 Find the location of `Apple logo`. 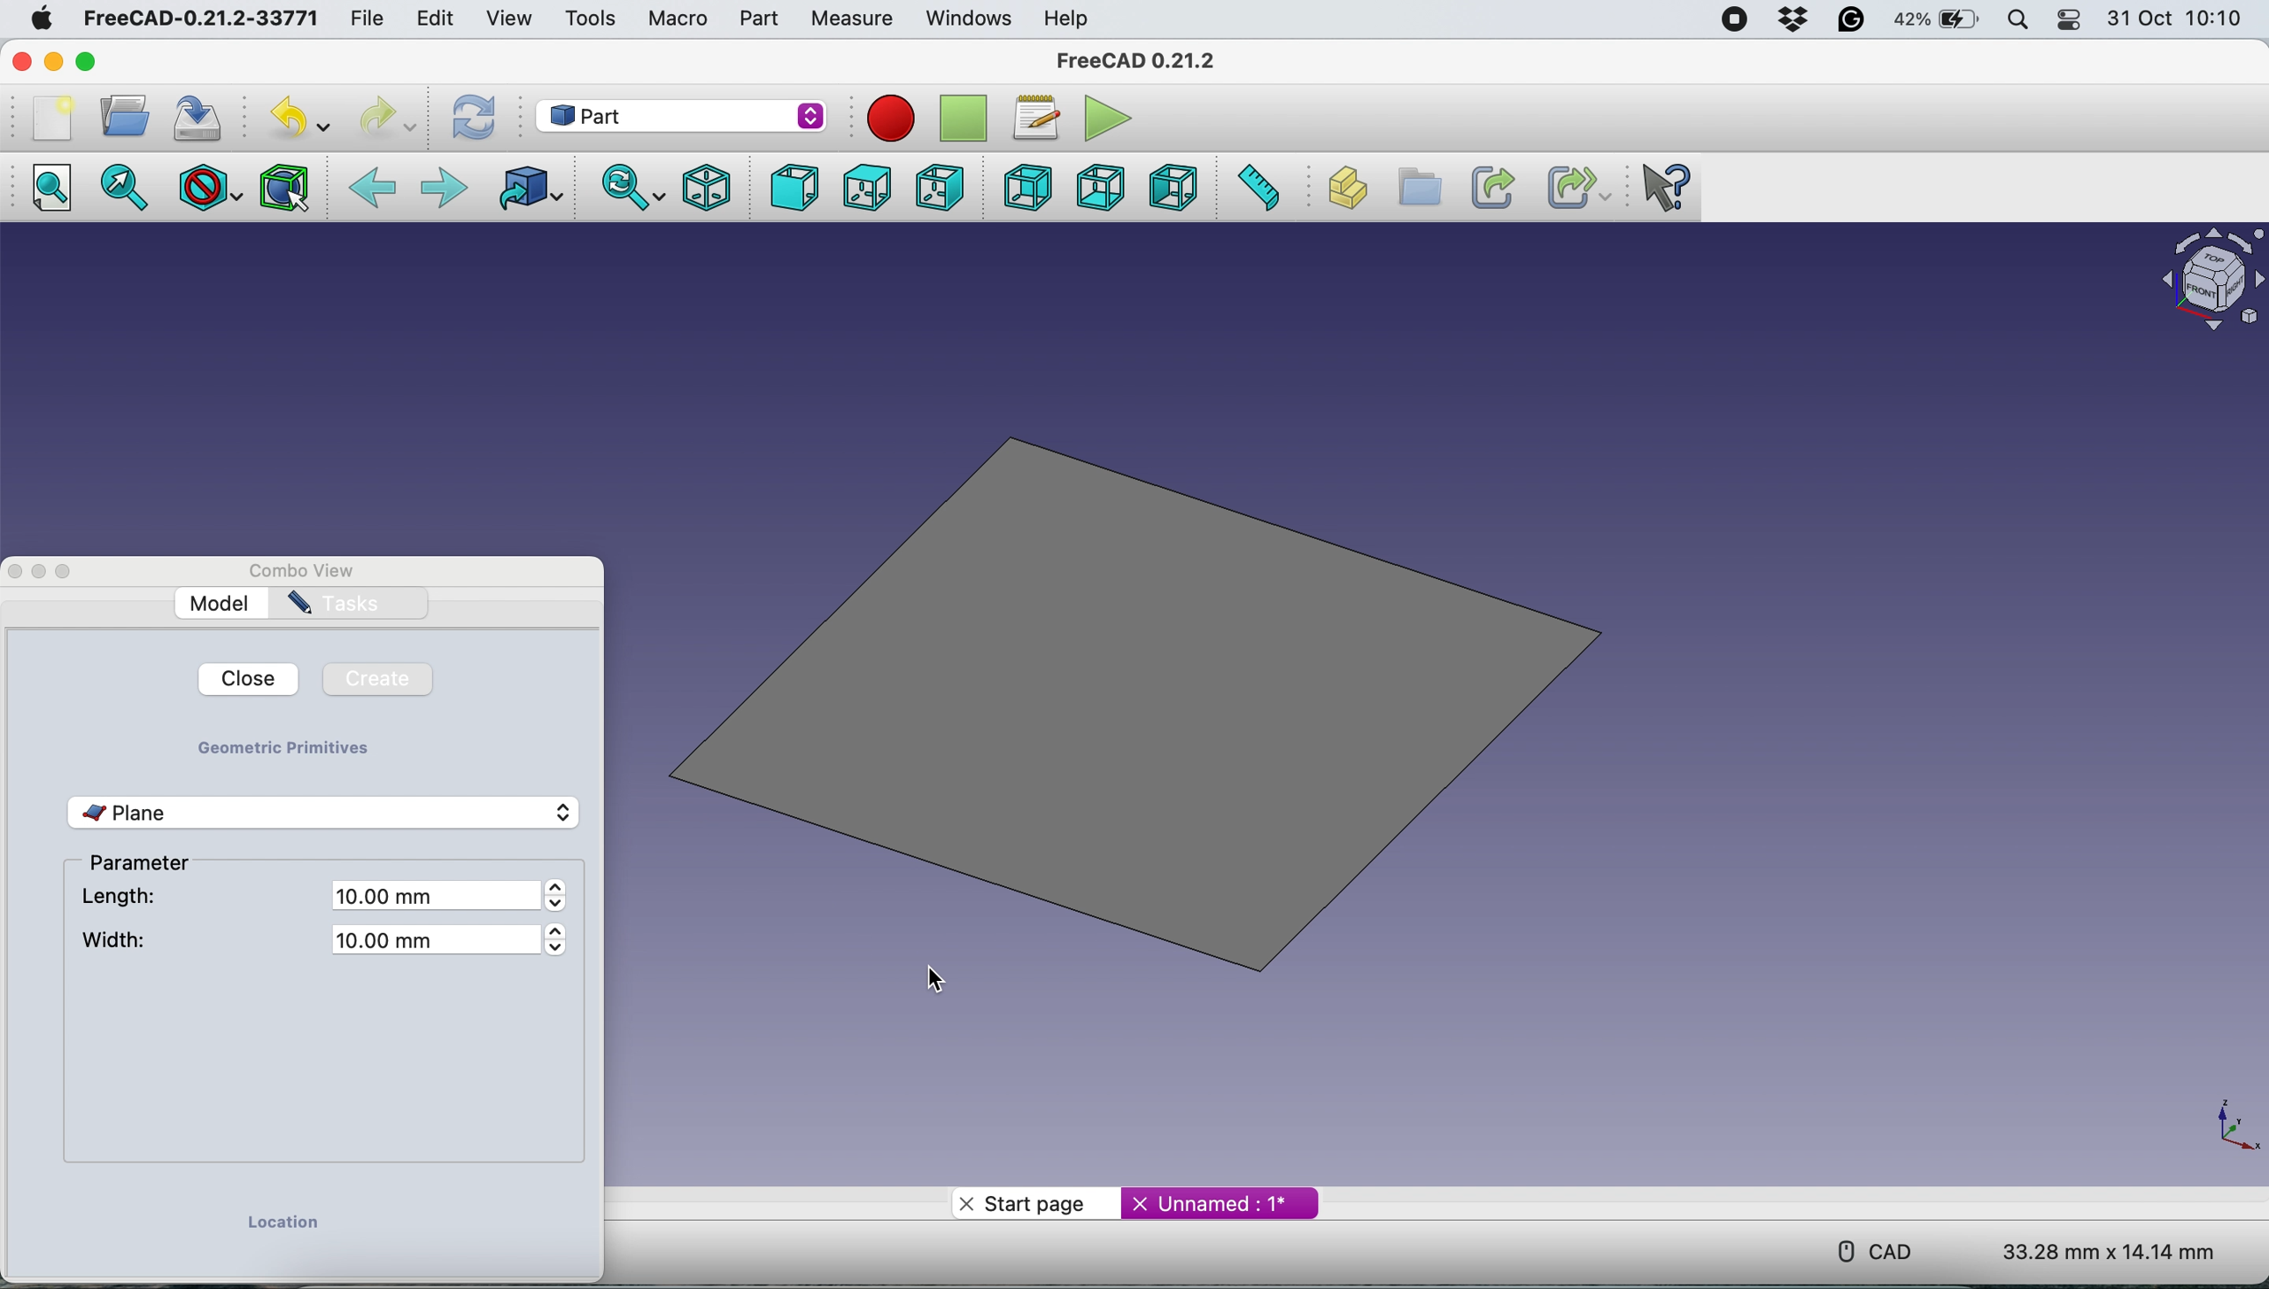

Apple logo is located at coordinates (46, 19).